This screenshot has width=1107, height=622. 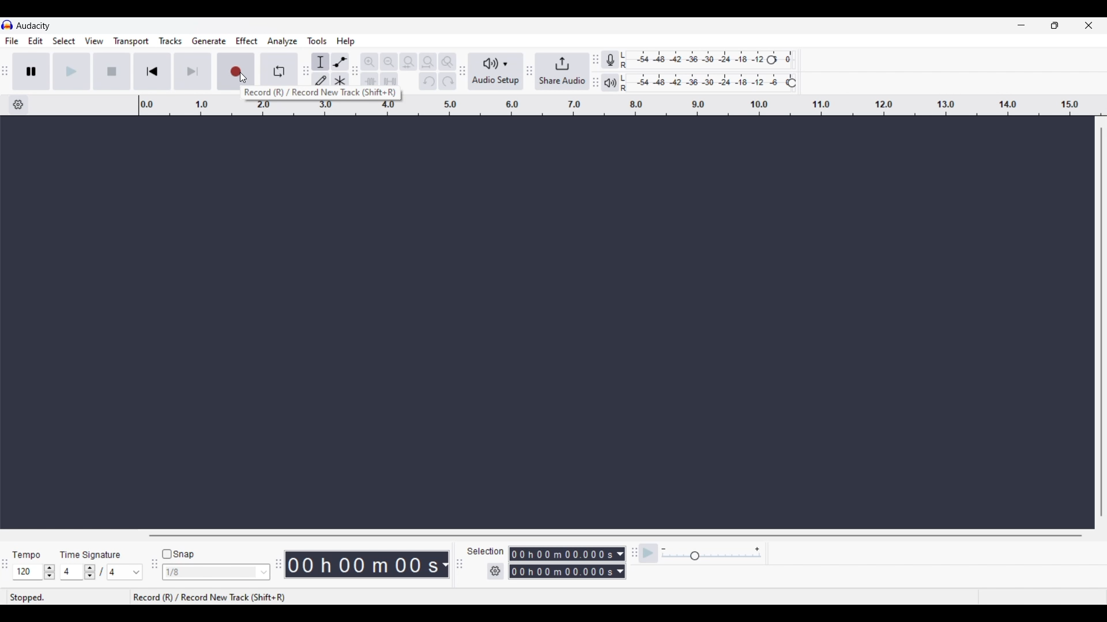 I want to click on Zoom in, so click(x=370, y=62).